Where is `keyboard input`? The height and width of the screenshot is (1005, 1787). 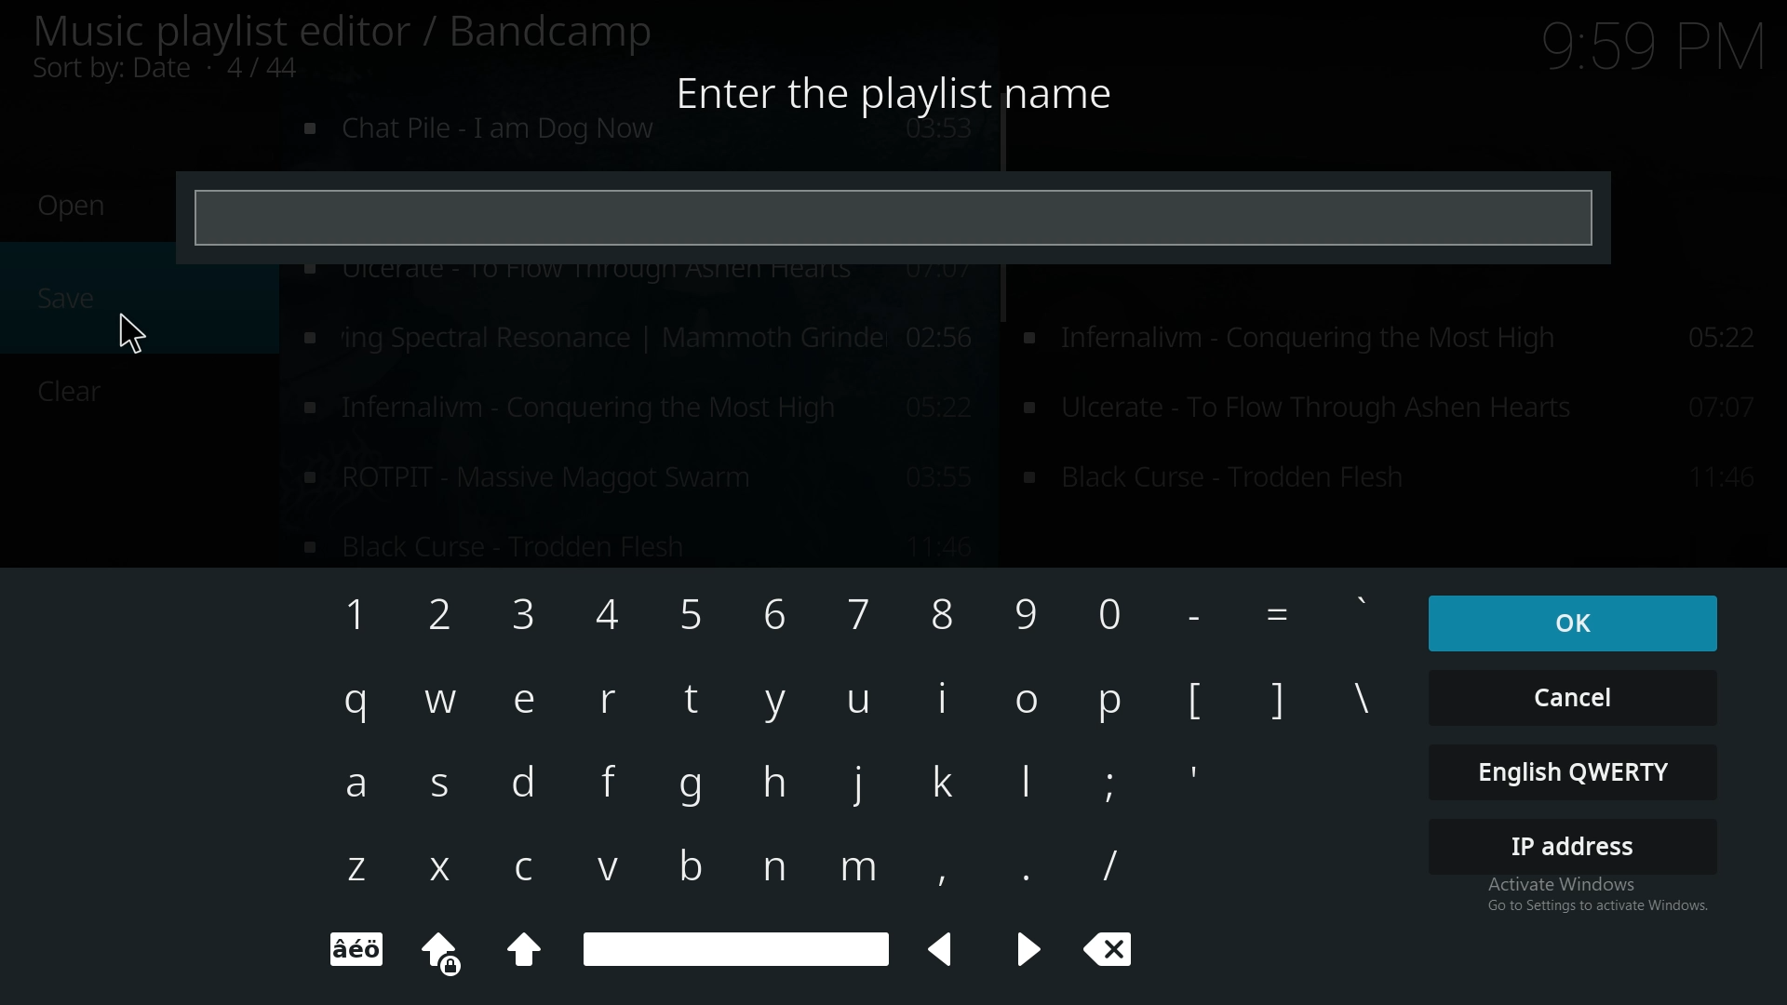 keyboard input is located at coordinates (441, 703).